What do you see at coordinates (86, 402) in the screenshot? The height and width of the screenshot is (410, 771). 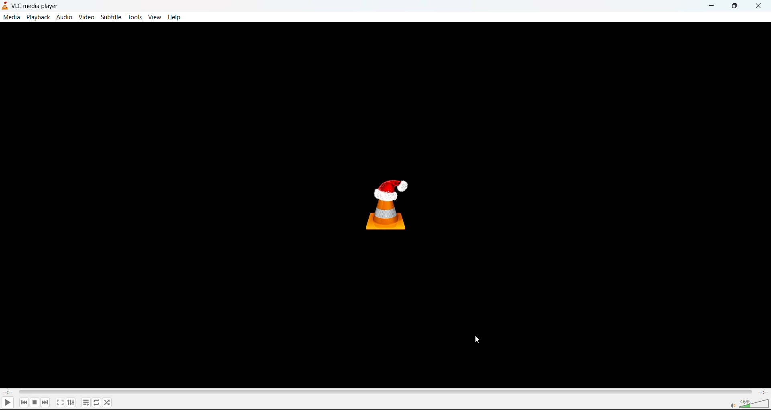 I see `playlist` at bounding box center [86, 402].